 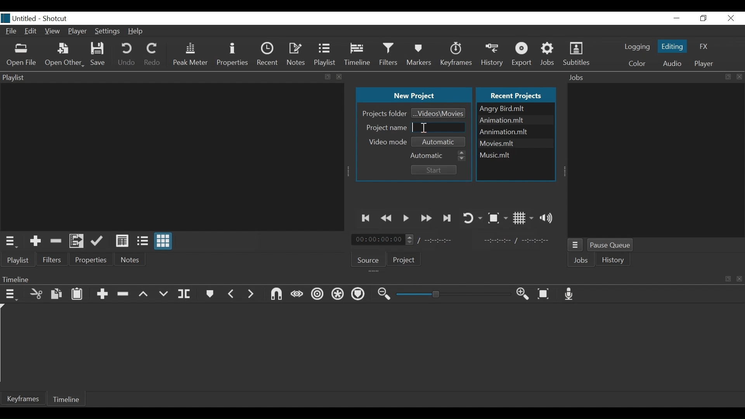 I want to click on File name, so click(x=515, y=154).